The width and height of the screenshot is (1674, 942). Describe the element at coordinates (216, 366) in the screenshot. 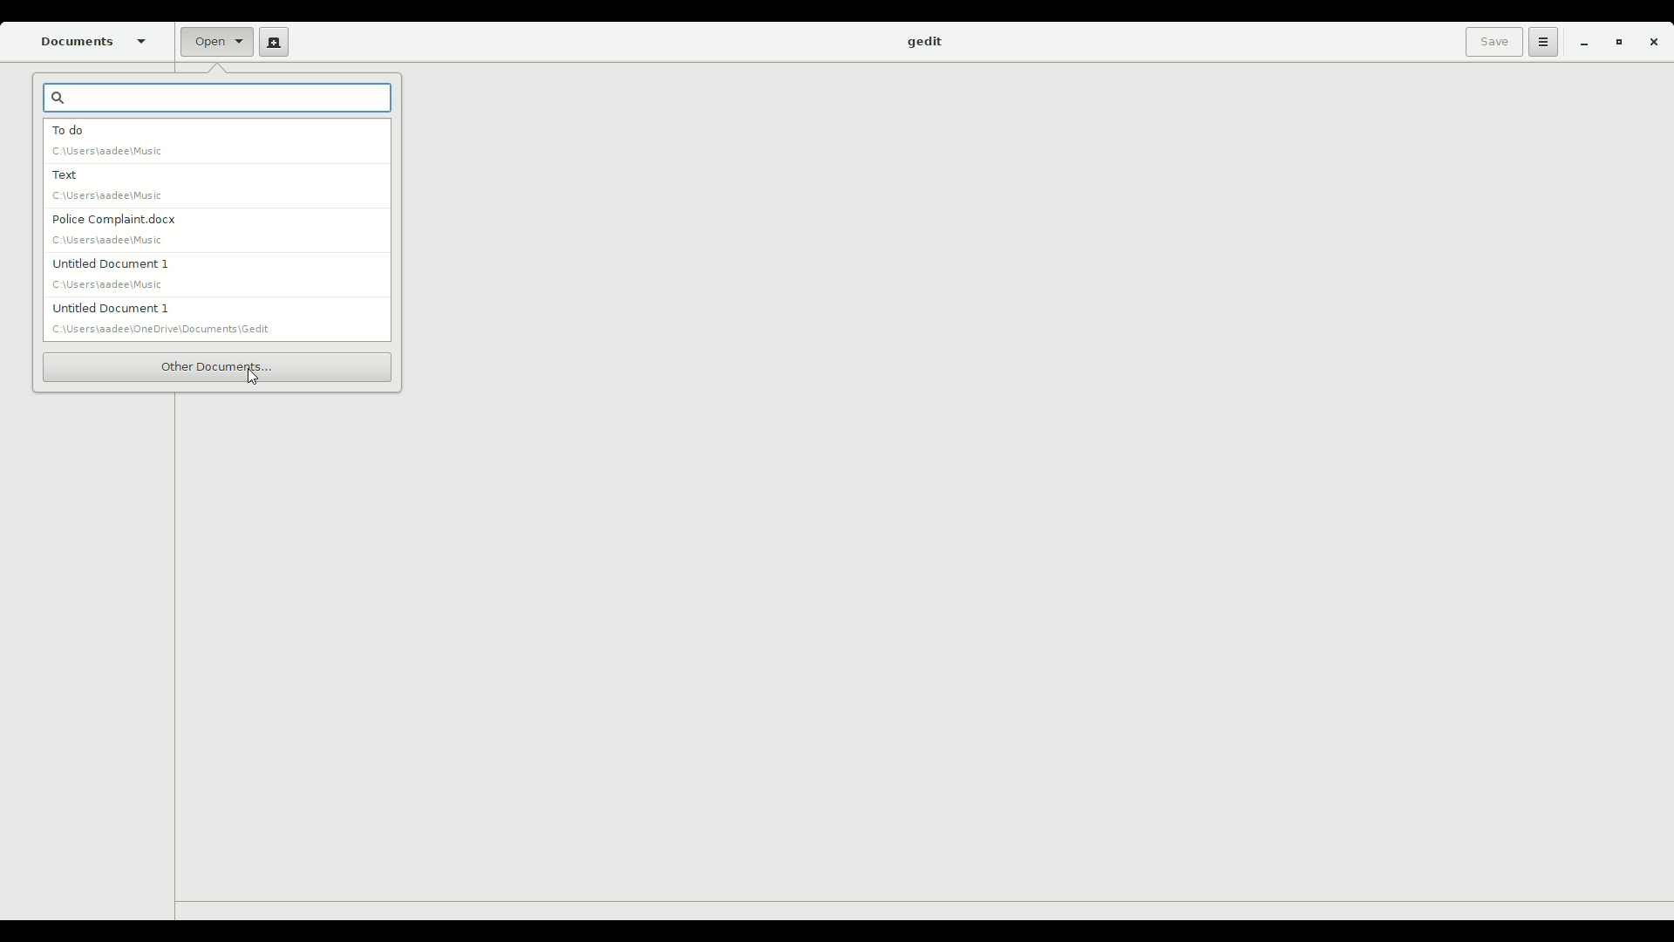

I see `Other Documents` at that location.